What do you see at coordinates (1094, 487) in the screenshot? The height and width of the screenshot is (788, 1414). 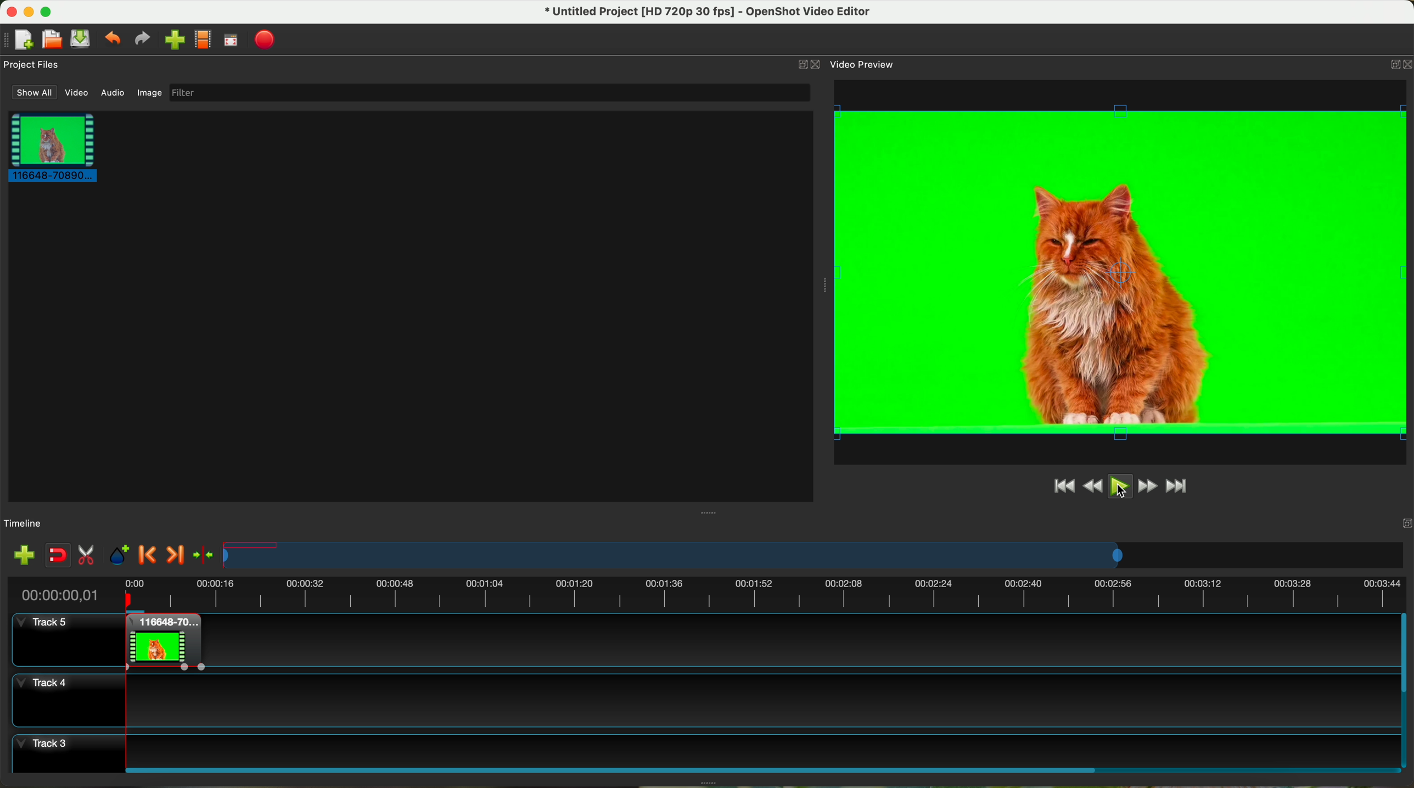 I see `rewind` at bounding box center [1094, 487].